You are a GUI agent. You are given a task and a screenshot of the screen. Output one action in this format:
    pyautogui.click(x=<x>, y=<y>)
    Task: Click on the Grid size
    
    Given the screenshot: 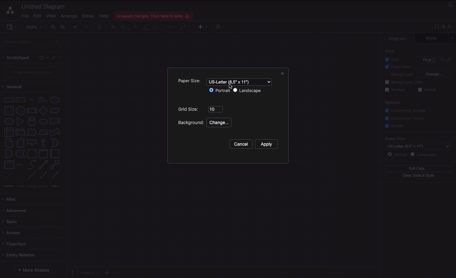 What is the action you would take?
    pyautogui.click(x=190, y=109)
    